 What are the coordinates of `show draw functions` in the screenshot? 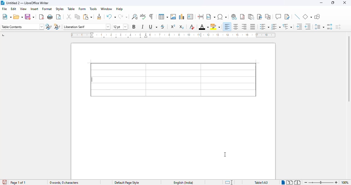 It's located at (317, 16).